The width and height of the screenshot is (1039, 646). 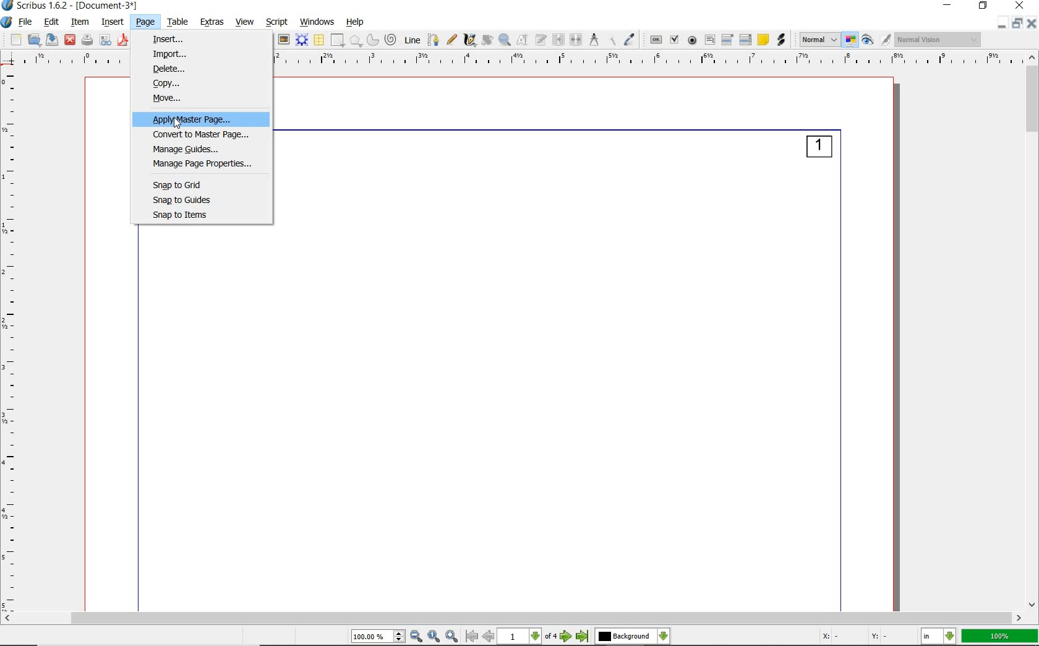 I want to click on pdf text field, so click(x=709, y=39).